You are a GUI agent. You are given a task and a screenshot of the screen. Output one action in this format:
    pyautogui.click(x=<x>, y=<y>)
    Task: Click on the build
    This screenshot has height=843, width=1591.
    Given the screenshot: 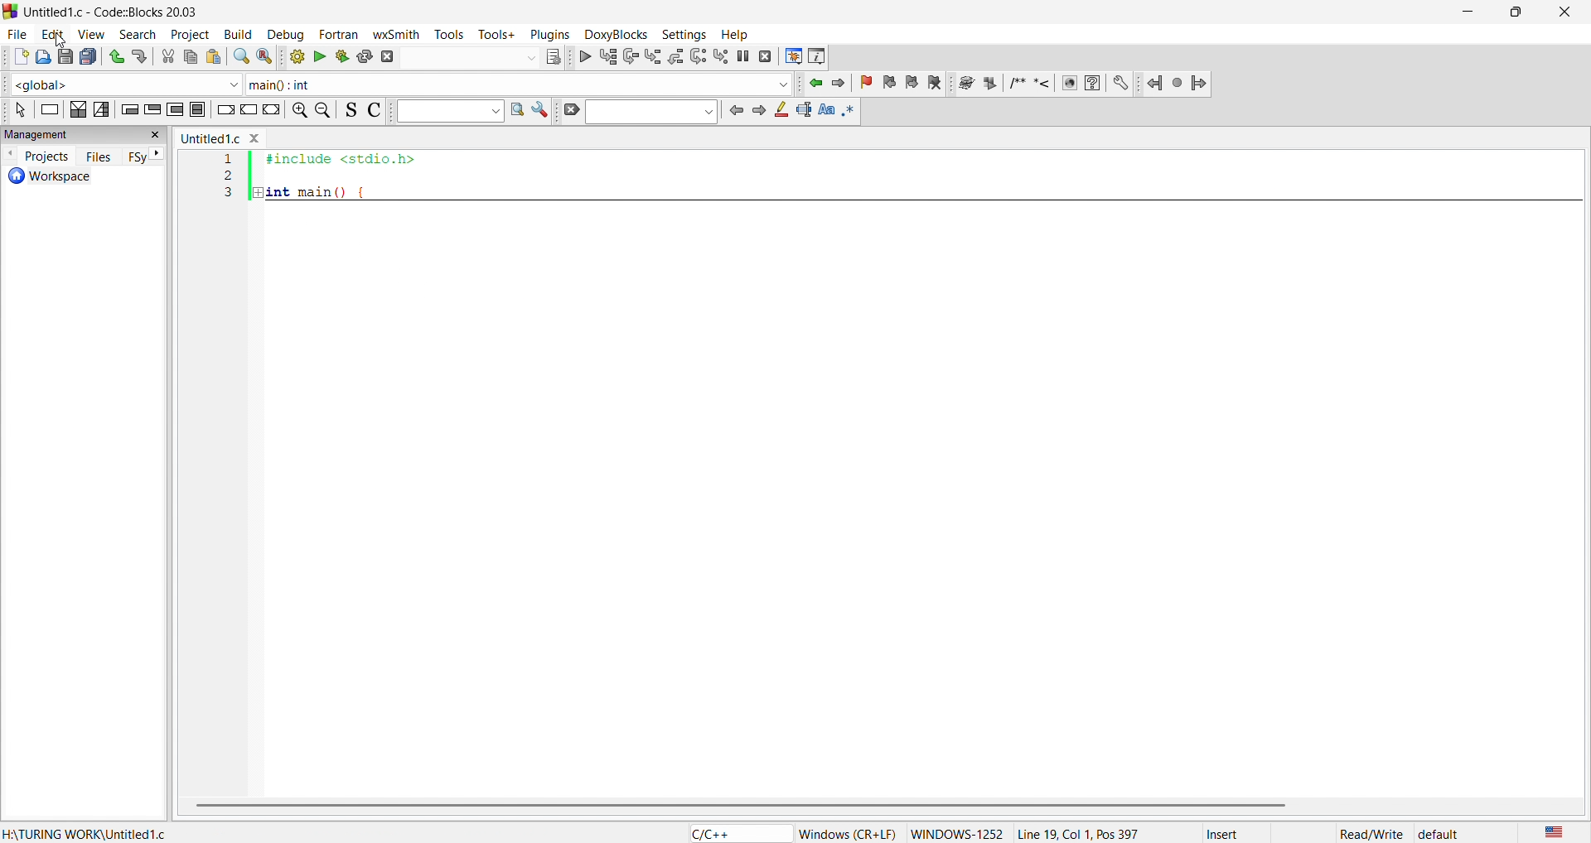 What is the action you would take?
    pyautogui.click(x=293, y=56)
    